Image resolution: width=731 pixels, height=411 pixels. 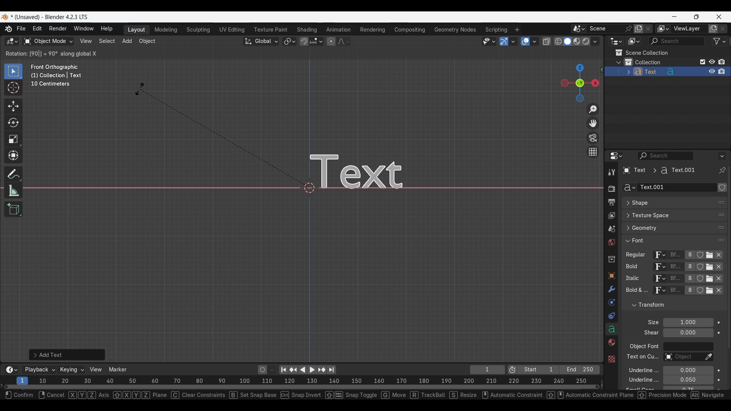 What do you see at coordinates (611, 243) in the screenshot?
I see `World` at bounding box center [611, 243].